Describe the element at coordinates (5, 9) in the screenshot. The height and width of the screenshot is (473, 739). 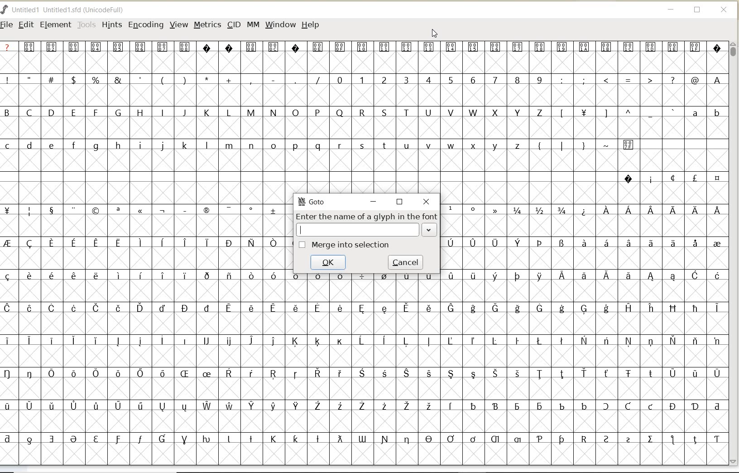
I see `FontForge Logo` at that location.